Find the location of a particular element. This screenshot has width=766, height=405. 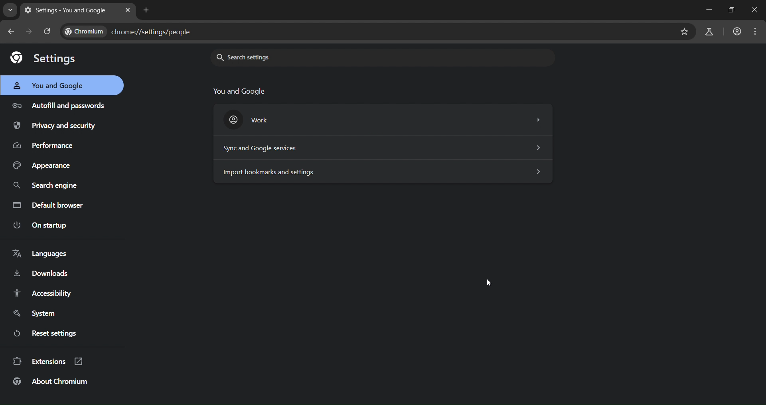

restore down is located at coordinates (728, 10).